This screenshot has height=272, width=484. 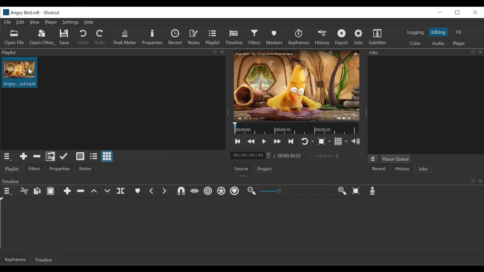 What do you see at coordinates (23, 156) in the screenshot?
I see `Add Source to the playlist` at bounding box center [23, 156].